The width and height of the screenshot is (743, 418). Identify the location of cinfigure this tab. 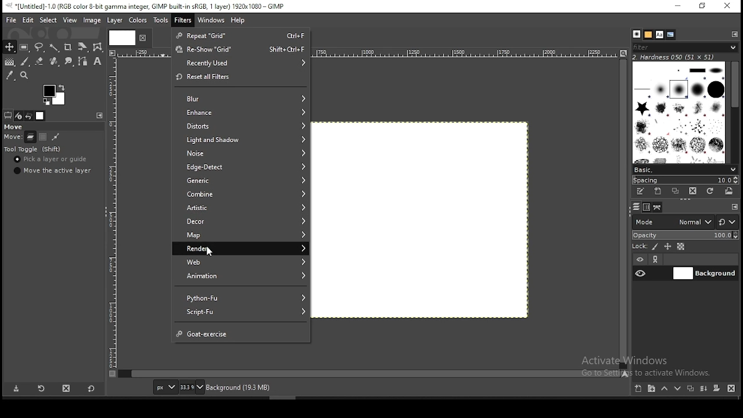
(100, 116).